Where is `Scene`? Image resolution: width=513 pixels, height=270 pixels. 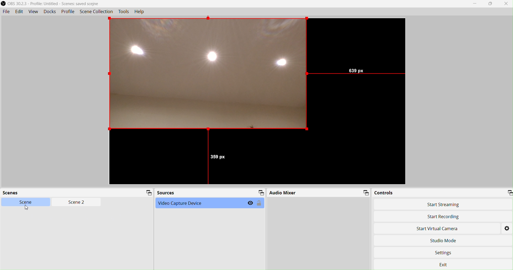 Scene is located at coordinates (29, 202).